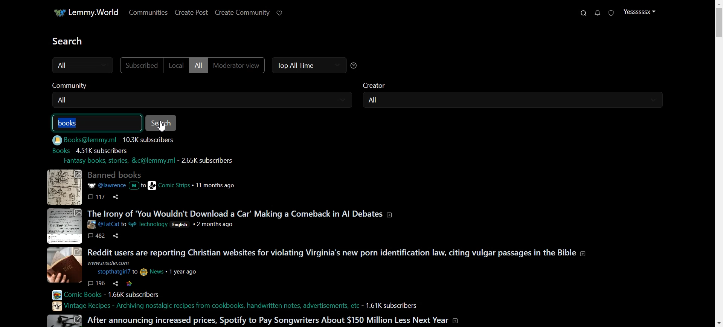 Image resolution: width=723 pixels, height=327 pixels. What do you see at coordinates (206, 100) in the screenshot?
I see `Community` at bounding box center [206, 100].